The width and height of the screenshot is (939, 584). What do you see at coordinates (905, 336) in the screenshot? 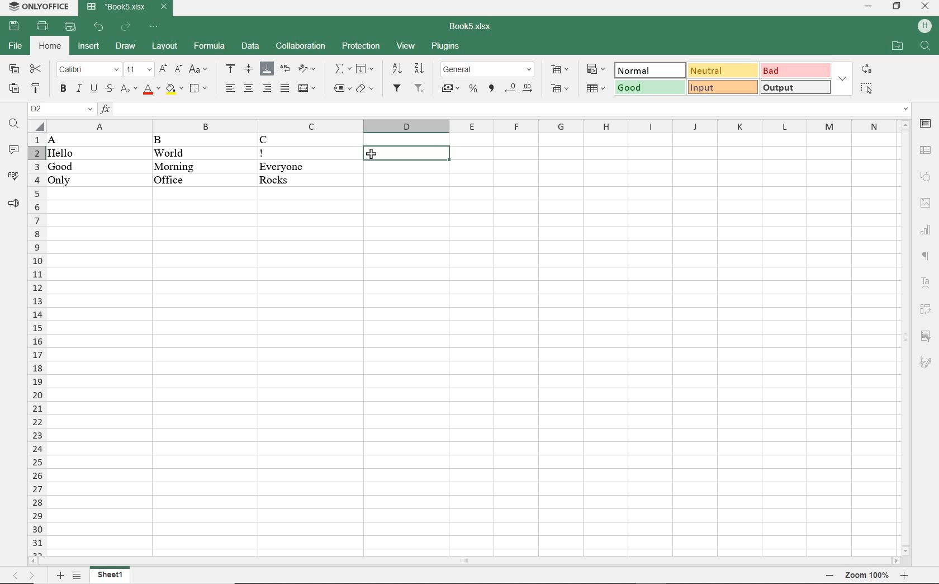
I see `scrollbar` at bounding box center [905, 336].